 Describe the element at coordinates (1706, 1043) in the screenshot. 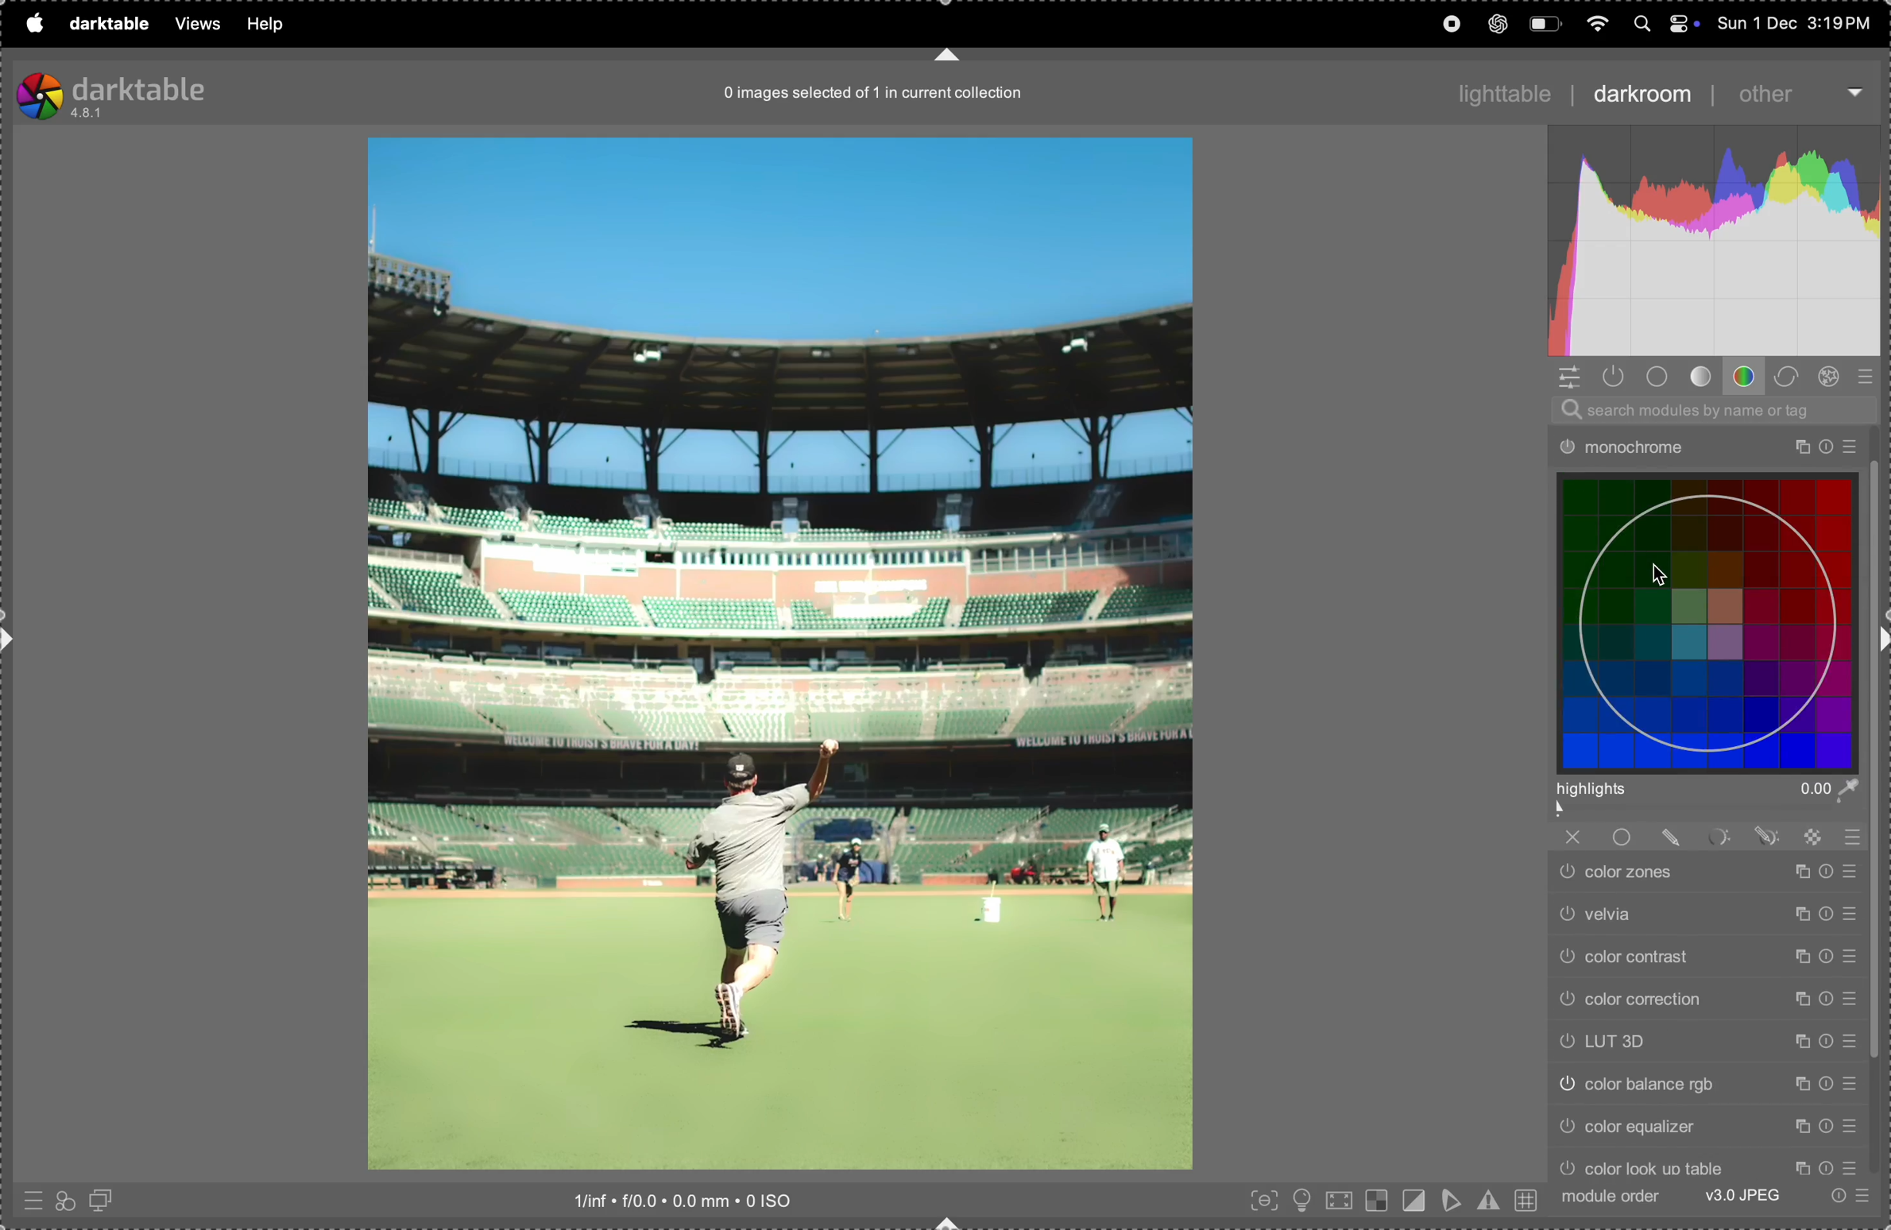

I see `Lut 3D` at that location.